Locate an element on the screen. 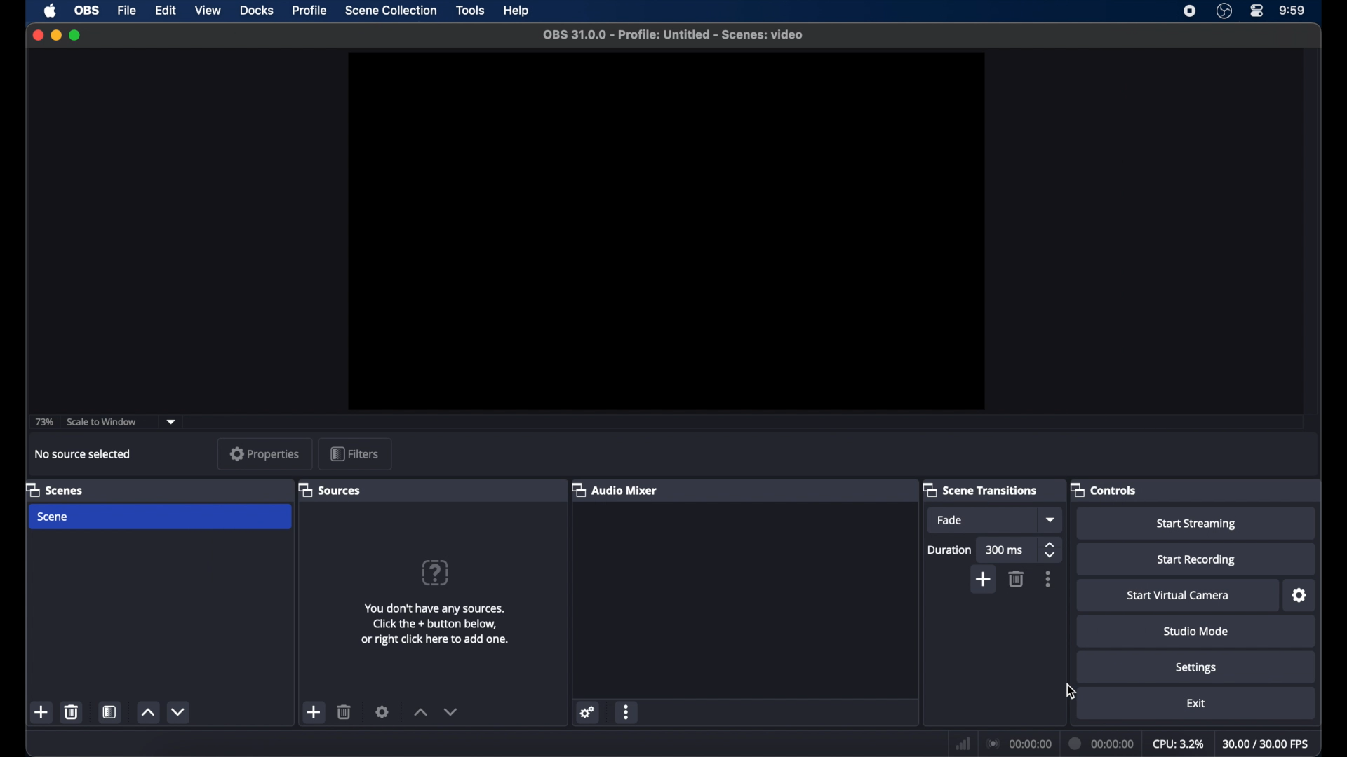  more options is located at coordinates (627, 712).